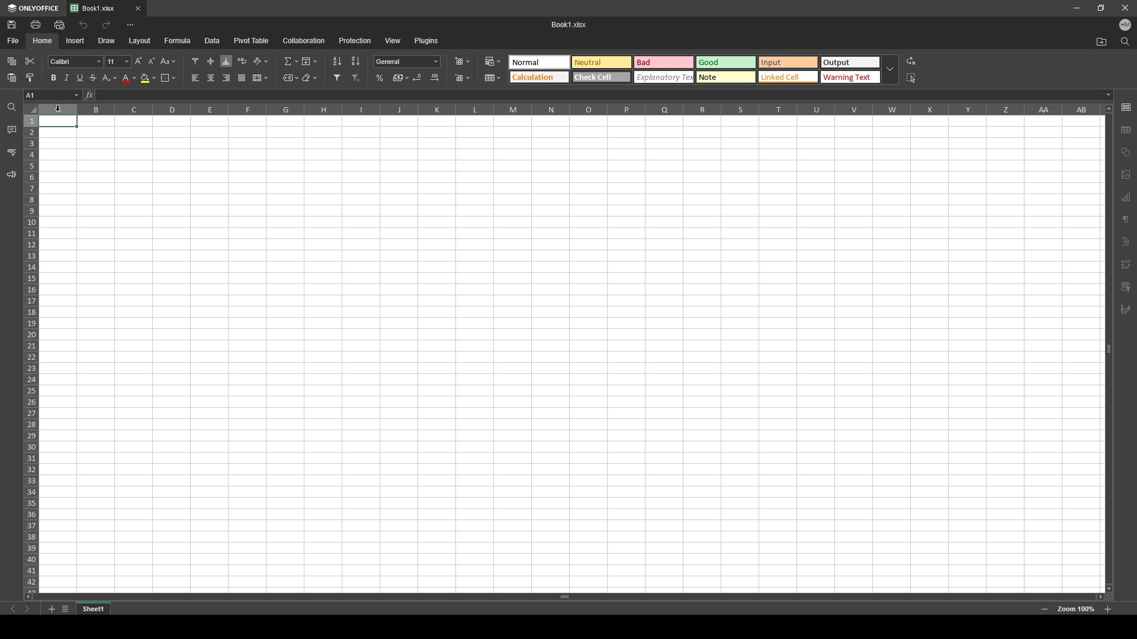 Image resolution: width=1137 pixels, height=639 pixels. Describe the element at coordinates (195, 60) in the screenshot. I see `align top` at that location.